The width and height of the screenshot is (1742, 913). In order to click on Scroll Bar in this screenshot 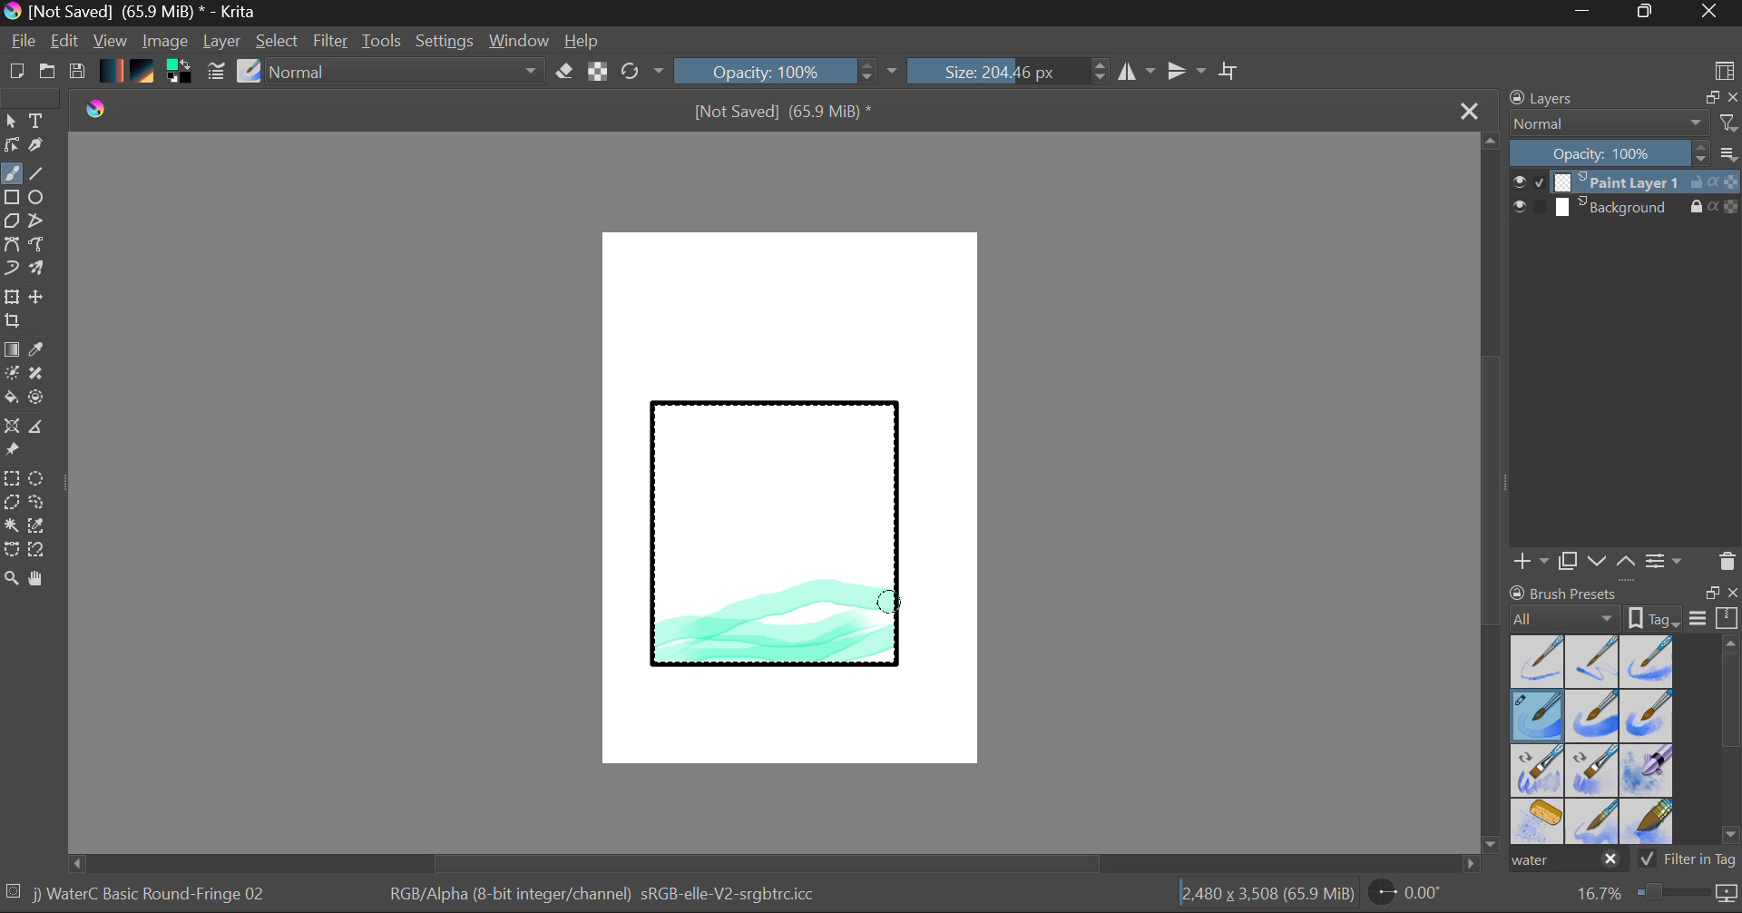, I will do `click(1492, 495)`.